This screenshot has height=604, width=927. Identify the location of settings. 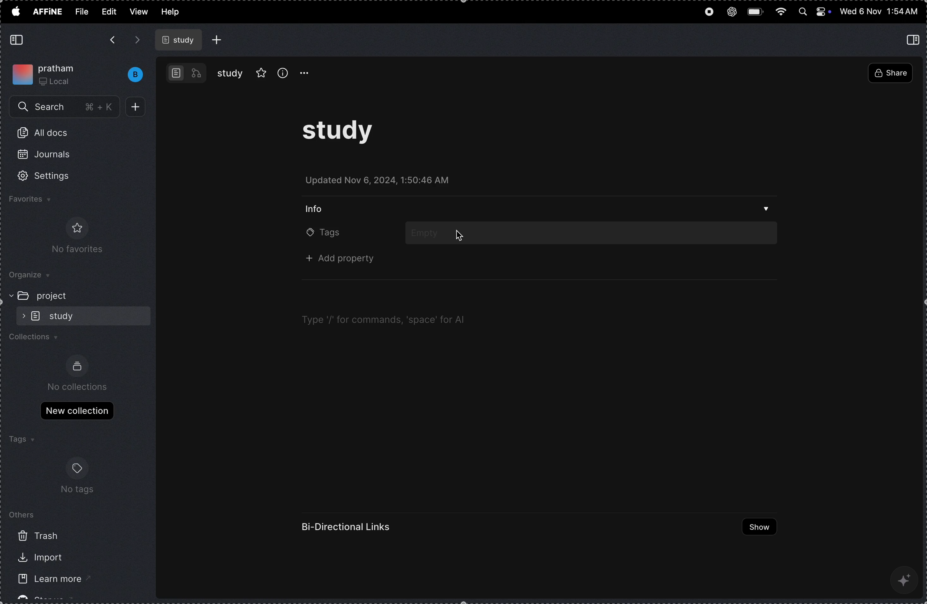
(54, 176).